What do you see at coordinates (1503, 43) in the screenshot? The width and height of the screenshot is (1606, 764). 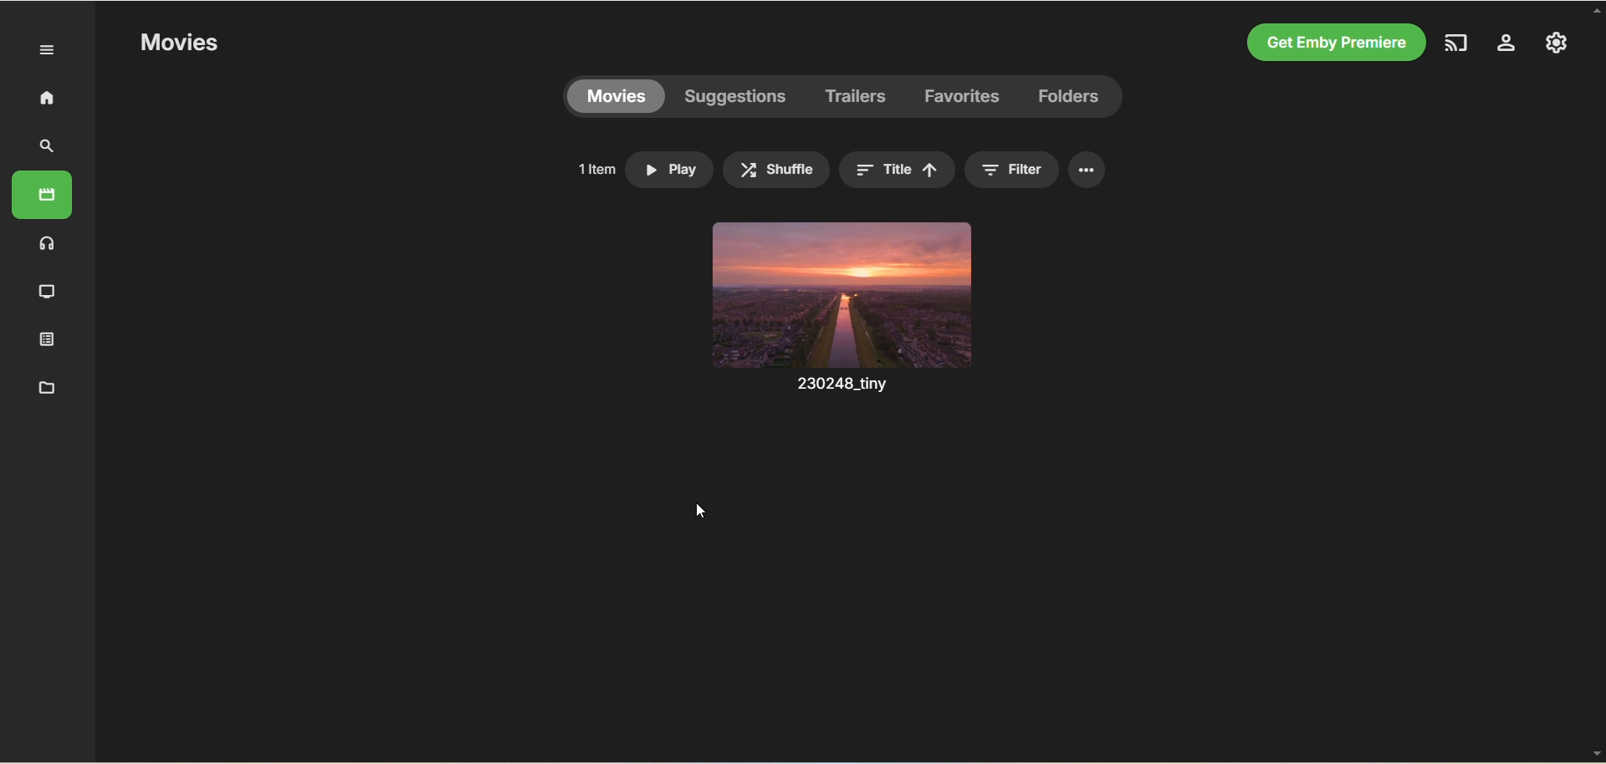 I see `manage emby server` at bounding box center [1503, 43].